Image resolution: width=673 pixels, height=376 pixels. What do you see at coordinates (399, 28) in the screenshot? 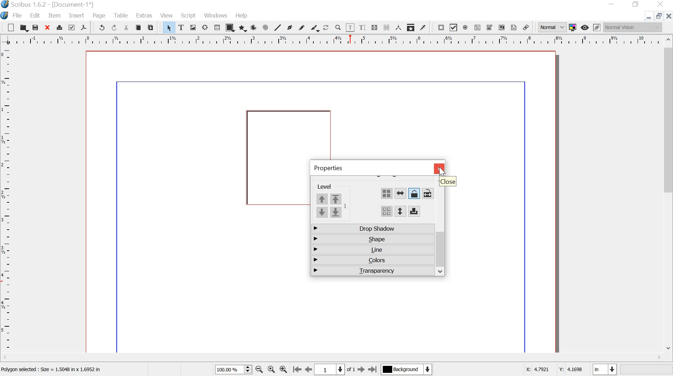
I see `measurements` at bounding box center [399, 28].